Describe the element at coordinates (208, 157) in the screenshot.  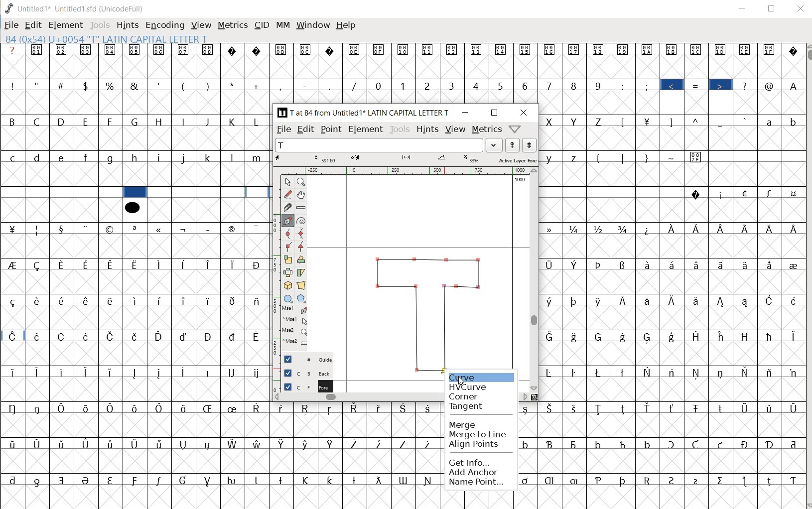
I see `k` at that location.